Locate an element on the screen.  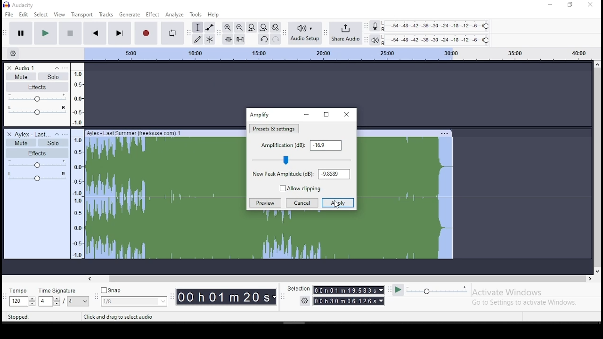
pan is located at coordinates (37, 111).